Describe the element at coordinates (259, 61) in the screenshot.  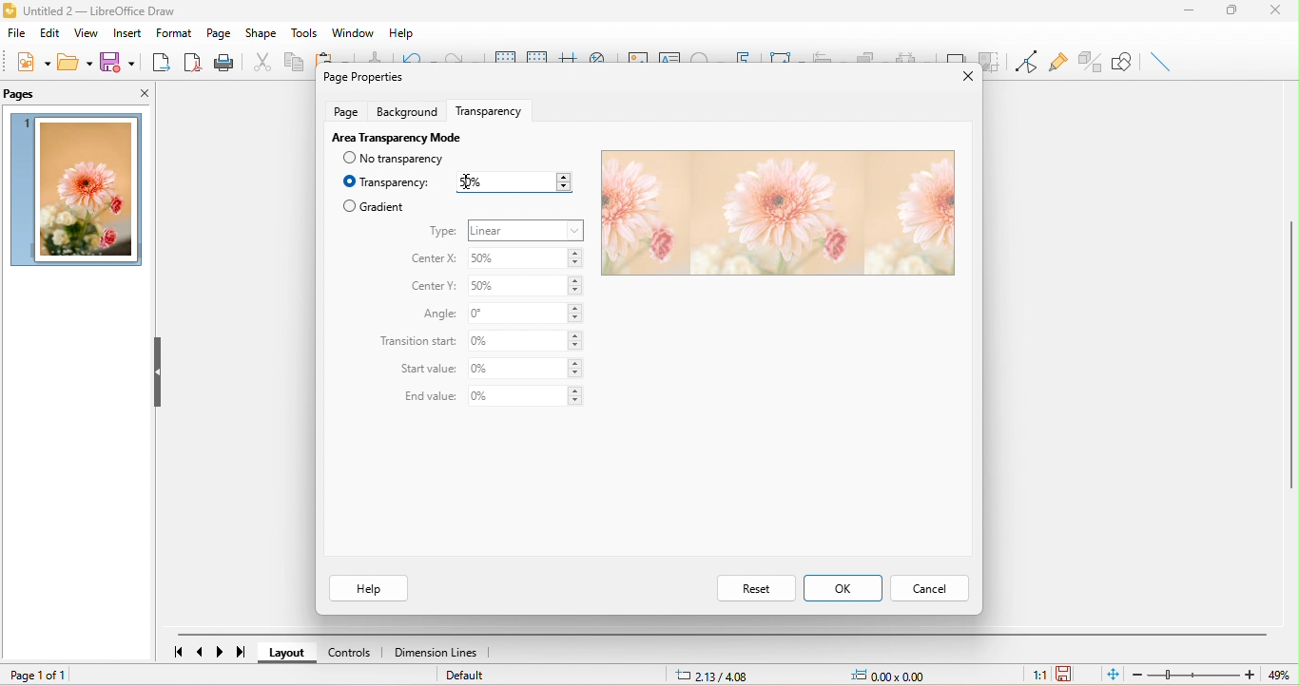
I see `cut` at that location.